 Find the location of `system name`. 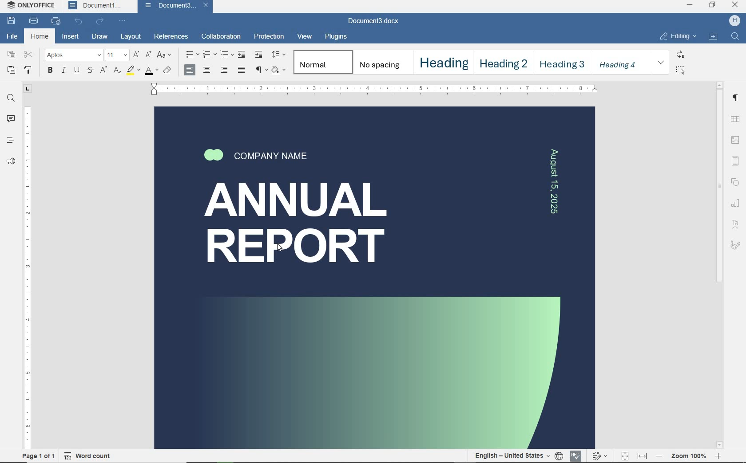

system name is located at coordinates (30, 5).